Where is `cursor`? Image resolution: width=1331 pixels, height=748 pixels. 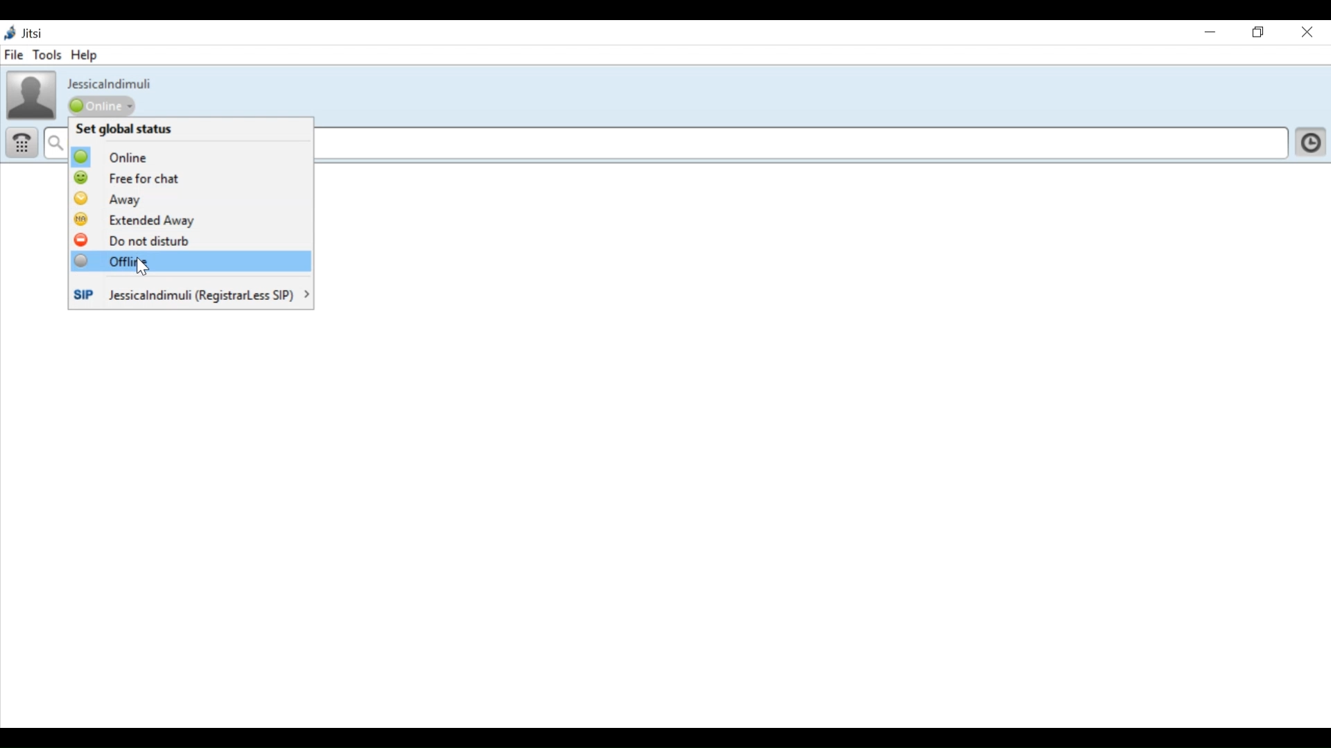 cursor is located at coordinates (145, 267).